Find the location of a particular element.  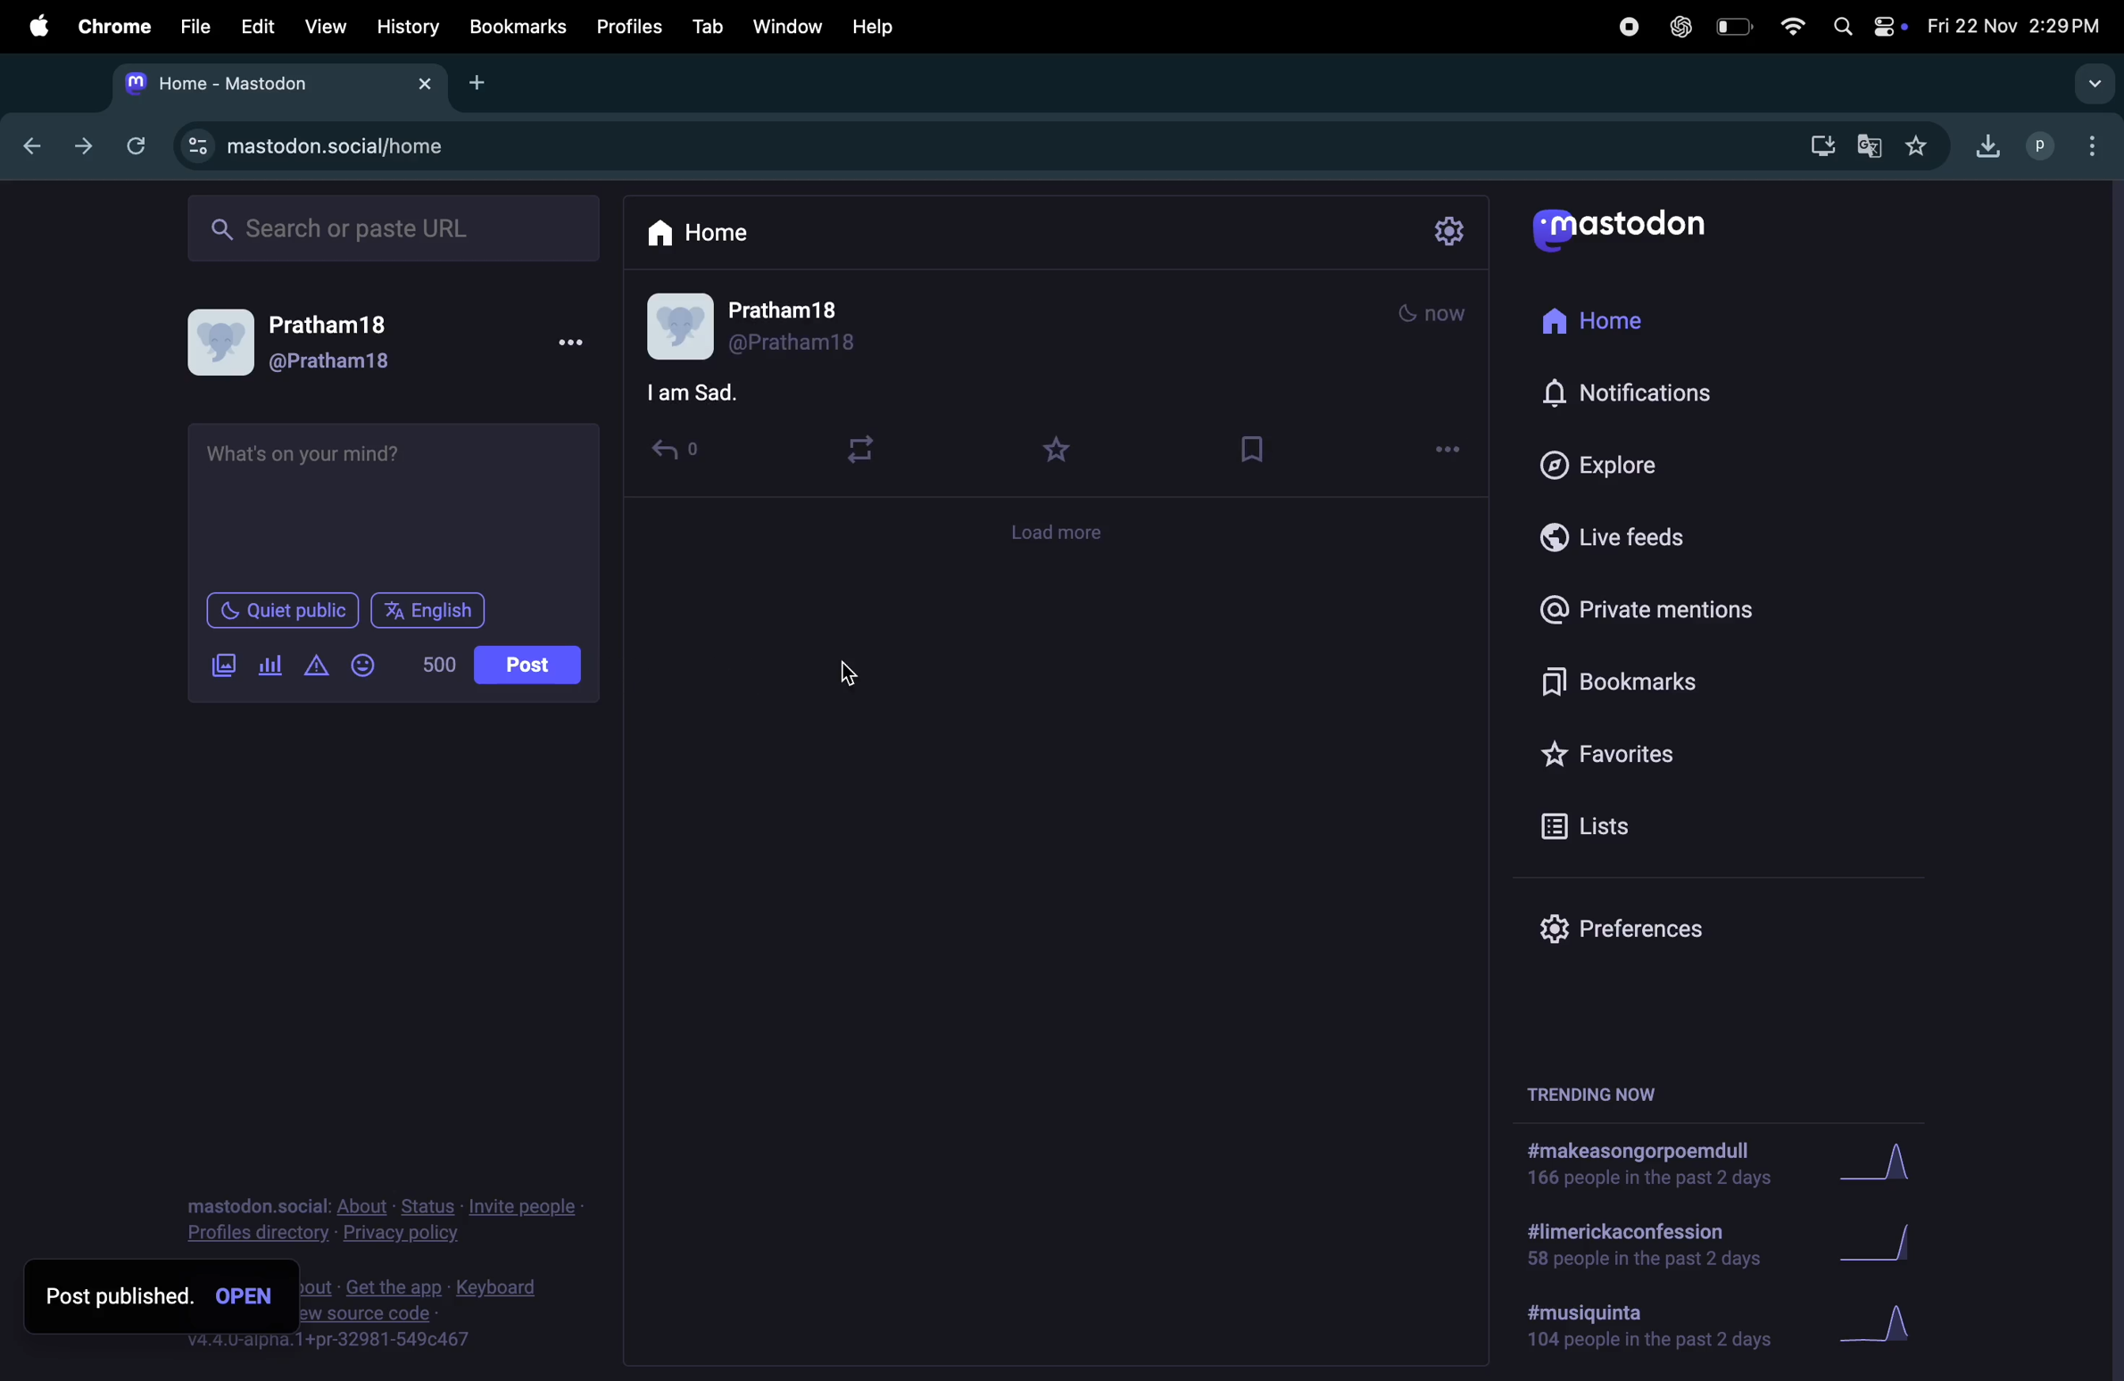

lists is located at coordinates (1663, 823).